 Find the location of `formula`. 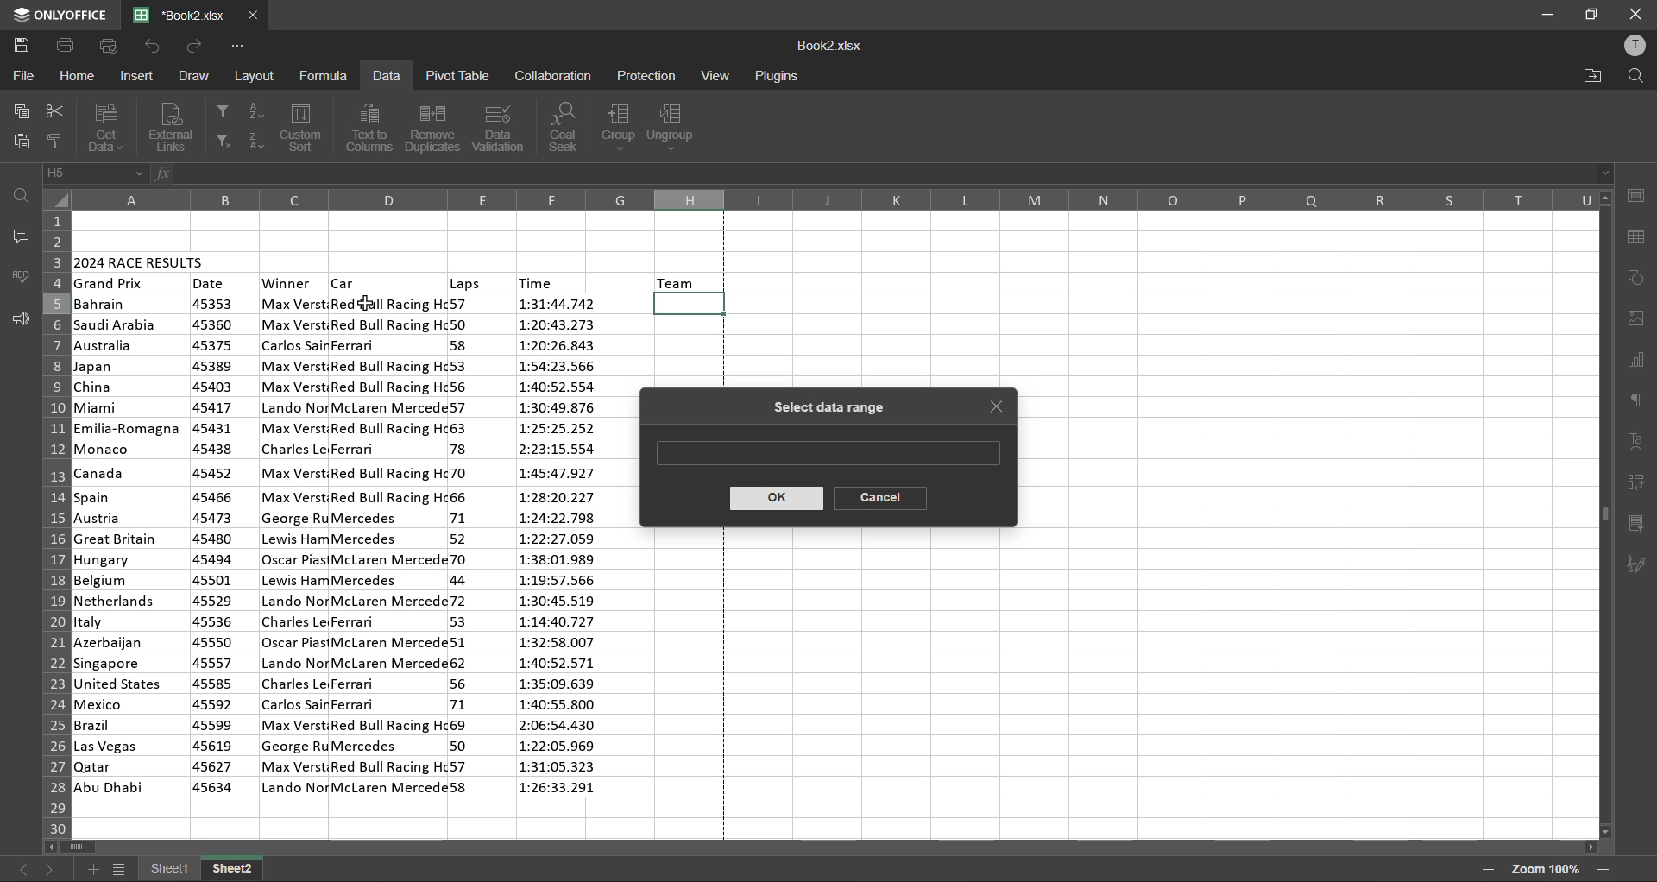

formula is located at coordinates (326, 74).